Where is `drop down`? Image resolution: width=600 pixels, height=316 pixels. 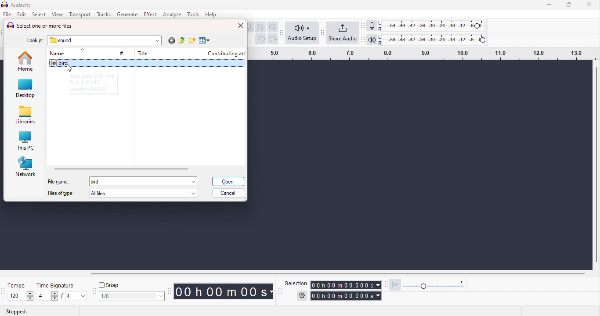 drop down is located at coordinates (82, 50).